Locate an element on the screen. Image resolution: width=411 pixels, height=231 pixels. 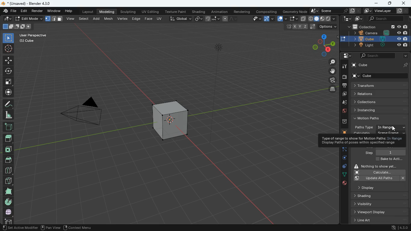
pan view is located at coordinates (51, 227).